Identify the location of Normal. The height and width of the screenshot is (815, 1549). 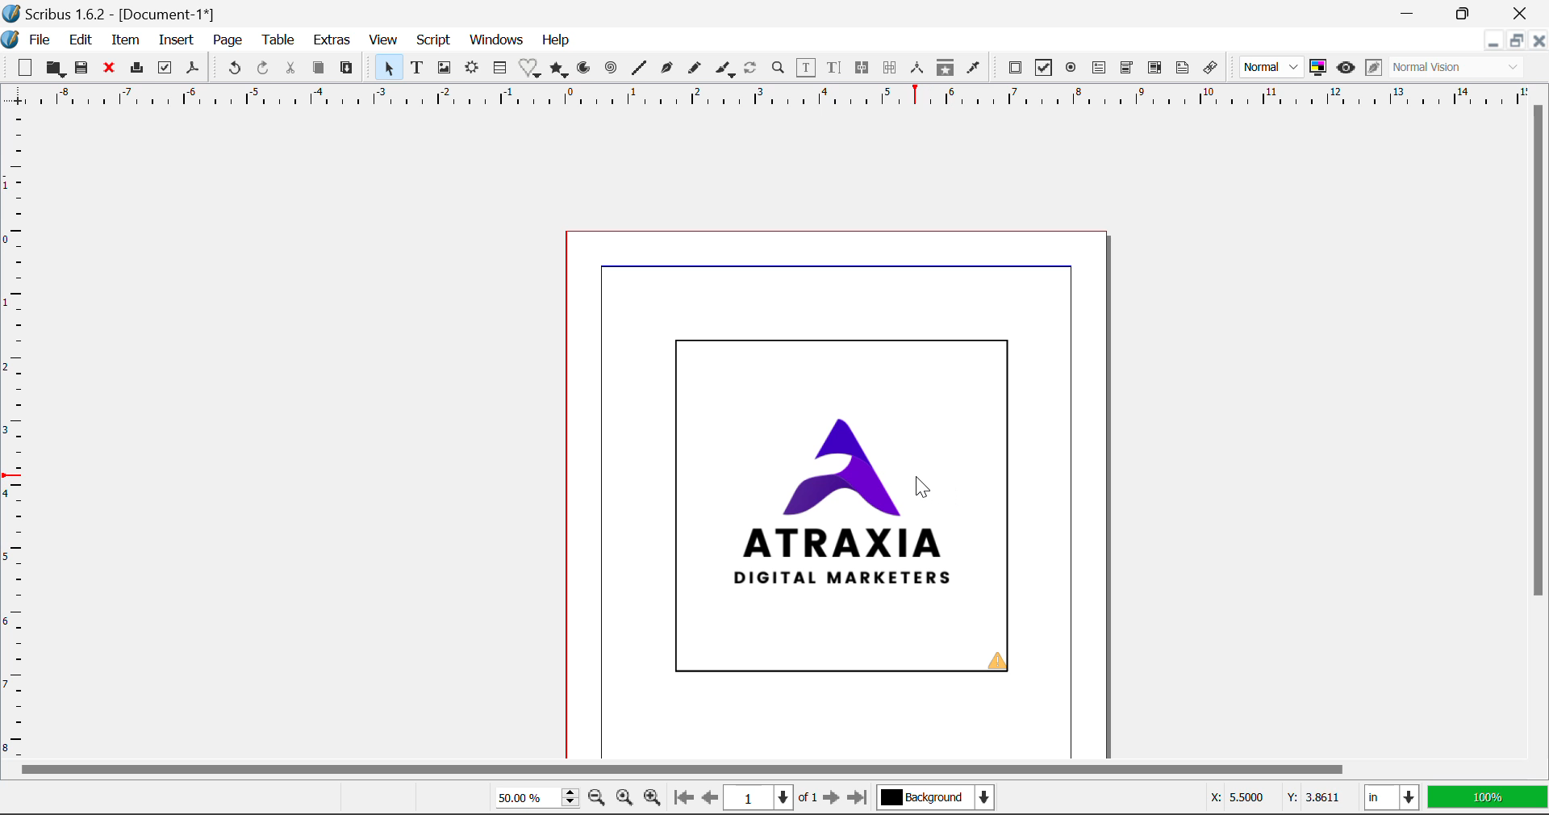
(1272, 67).